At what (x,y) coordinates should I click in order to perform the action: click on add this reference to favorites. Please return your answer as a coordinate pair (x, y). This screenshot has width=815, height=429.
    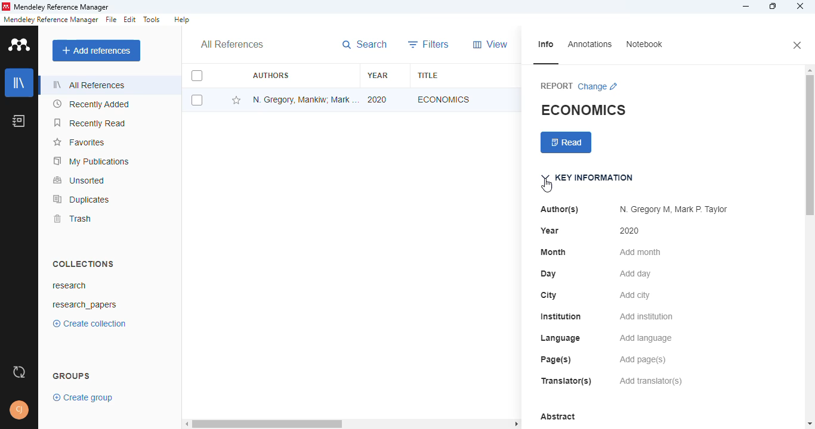
    Looking at the image, I should click on (236, 100).